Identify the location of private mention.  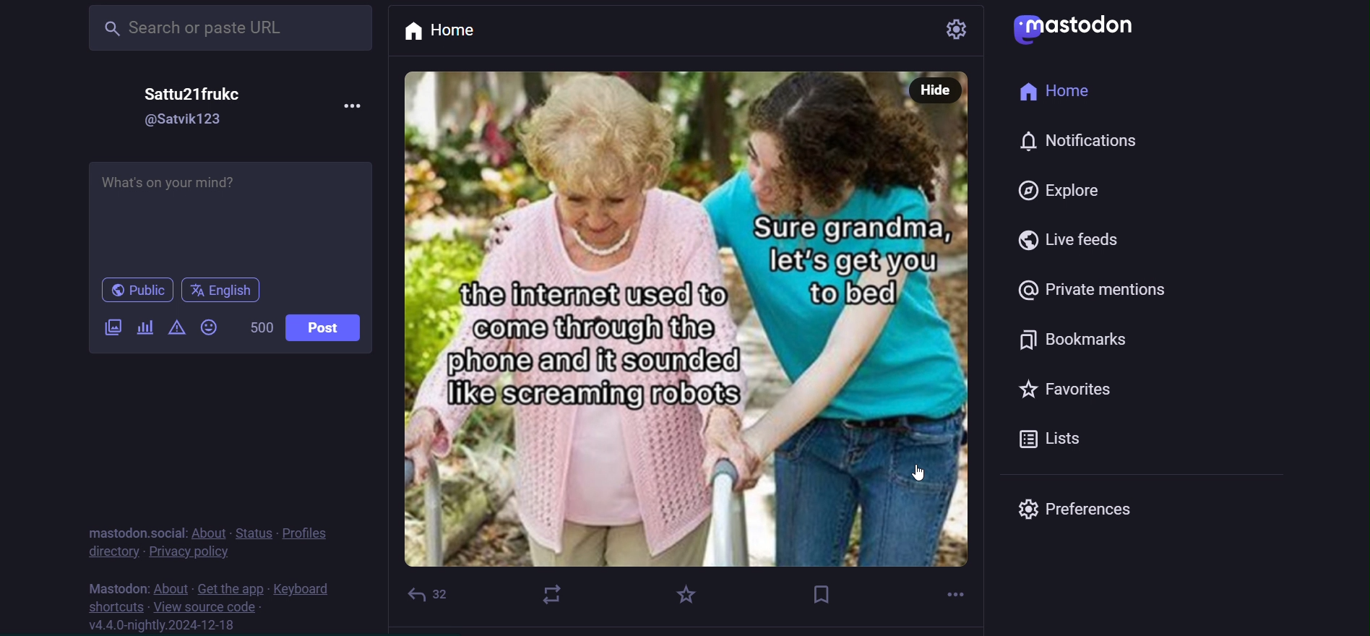
(1093, 289).